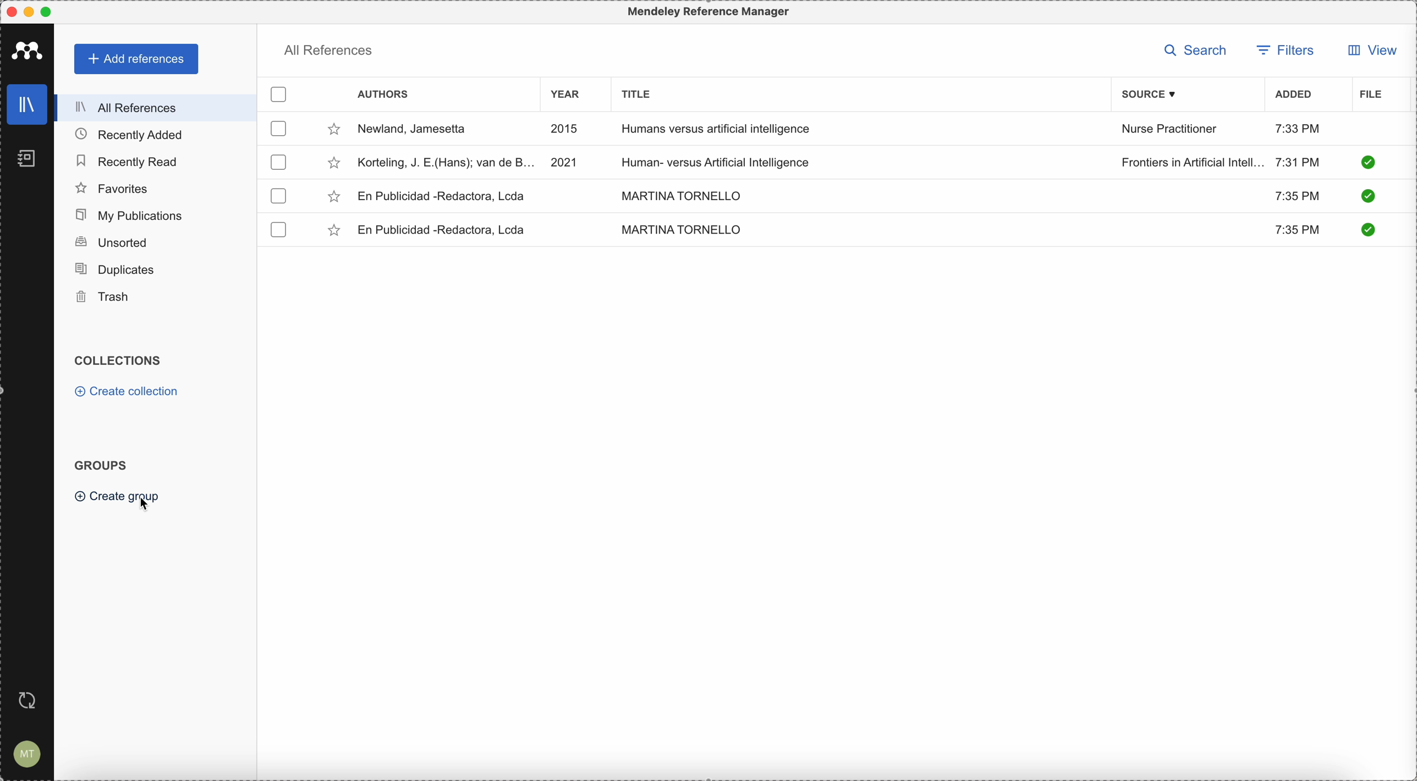  Describe the element at coordinates (567, 130) in the screenshot. I see `2015` at that location.